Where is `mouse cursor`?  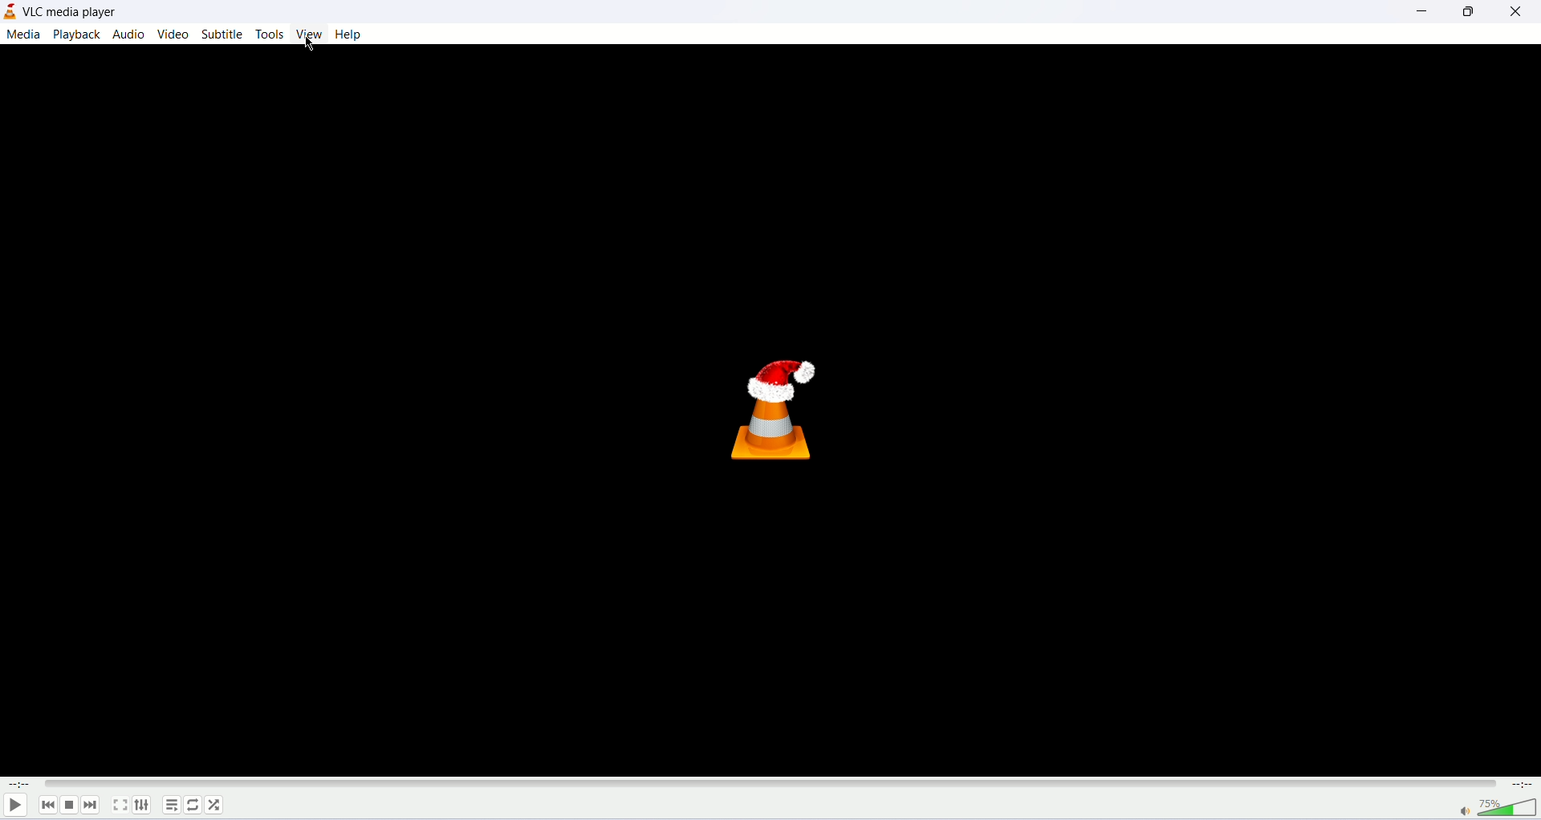
mouse cursor is located at coordinates (311, 43).